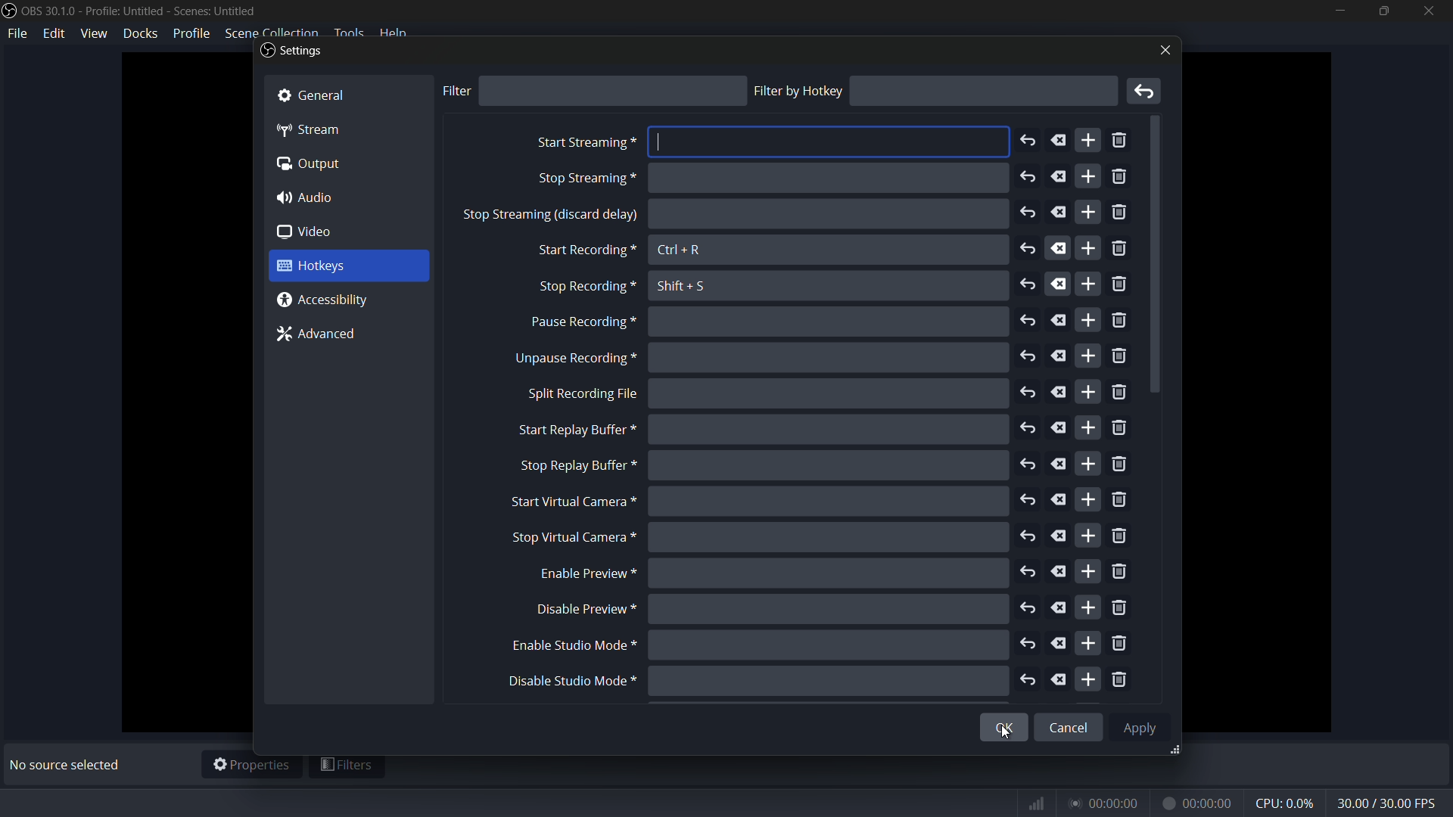 The height and width of the screenshot is (817, 1453). I want to click on undo, so click(1028, 322).